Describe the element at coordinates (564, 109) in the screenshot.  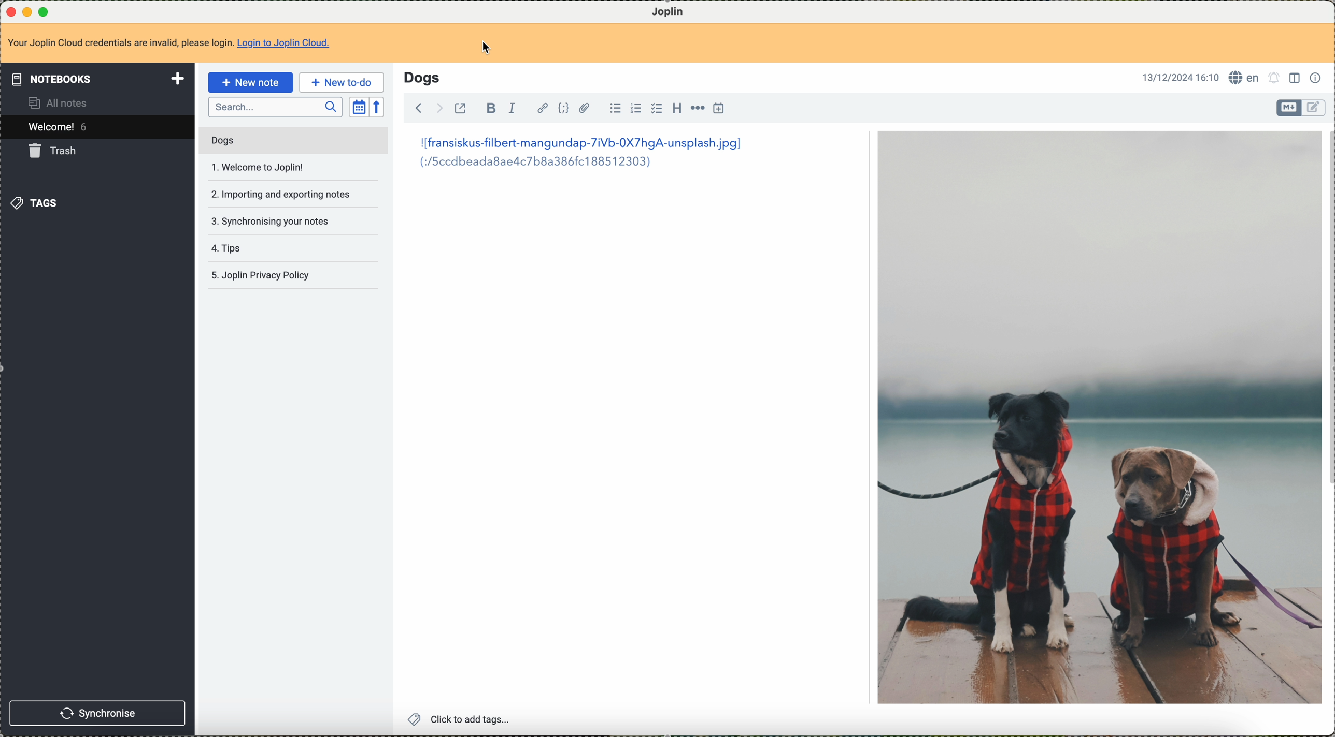
I see `code` at that location.